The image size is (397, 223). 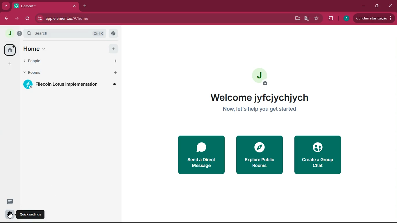 What do you see at coordinates (330, 19) in the screenshot?
I see `extensions` at bounding box center [330, 19].